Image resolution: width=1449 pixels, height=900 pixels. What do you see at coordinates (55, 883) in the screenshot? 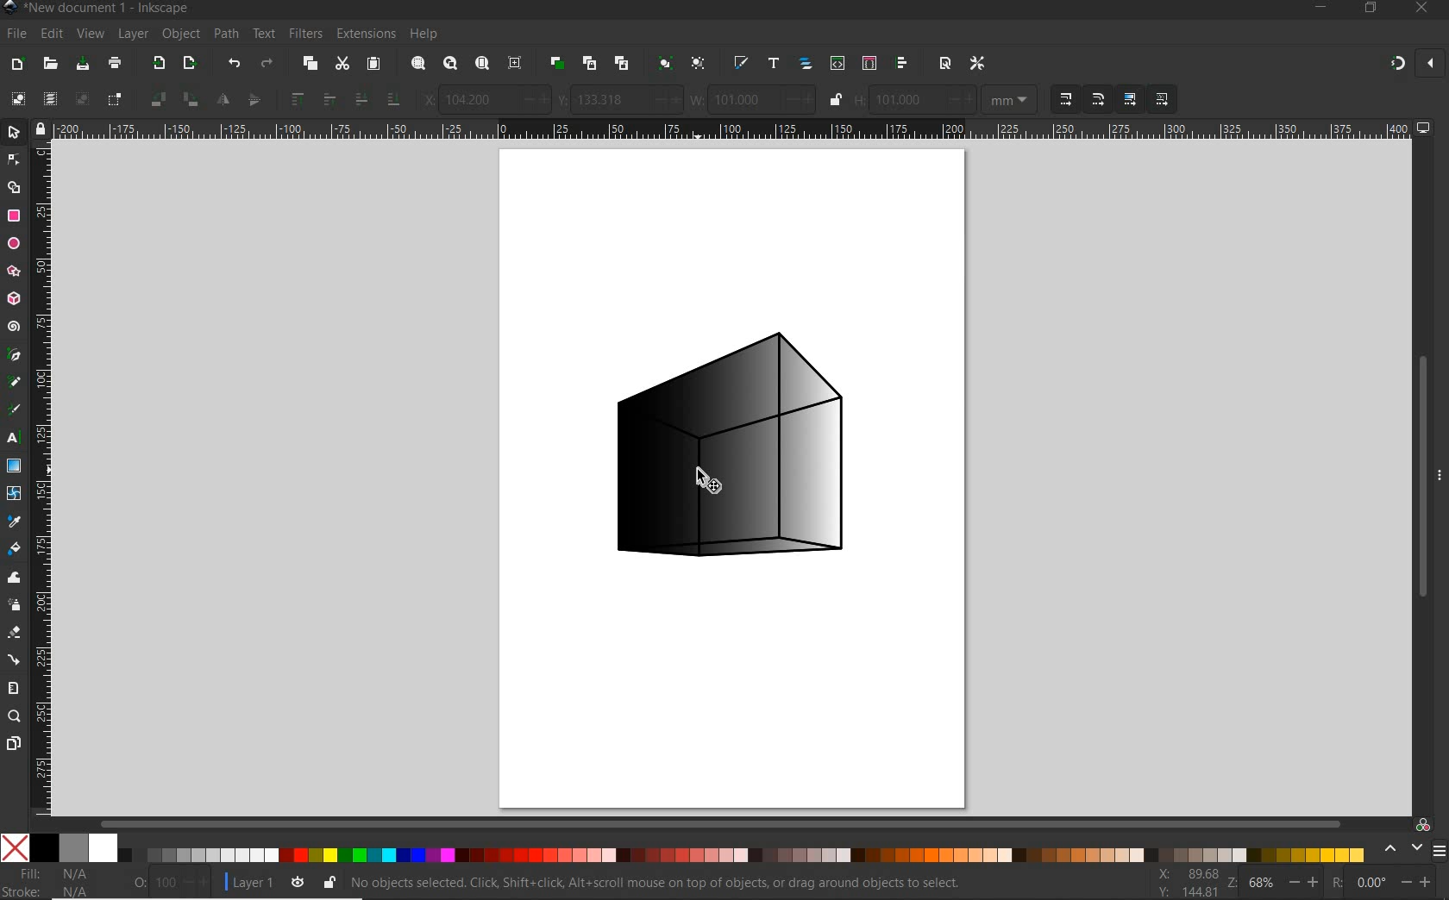
I see `FILL & STROKE` at bounding box center [55, 883].